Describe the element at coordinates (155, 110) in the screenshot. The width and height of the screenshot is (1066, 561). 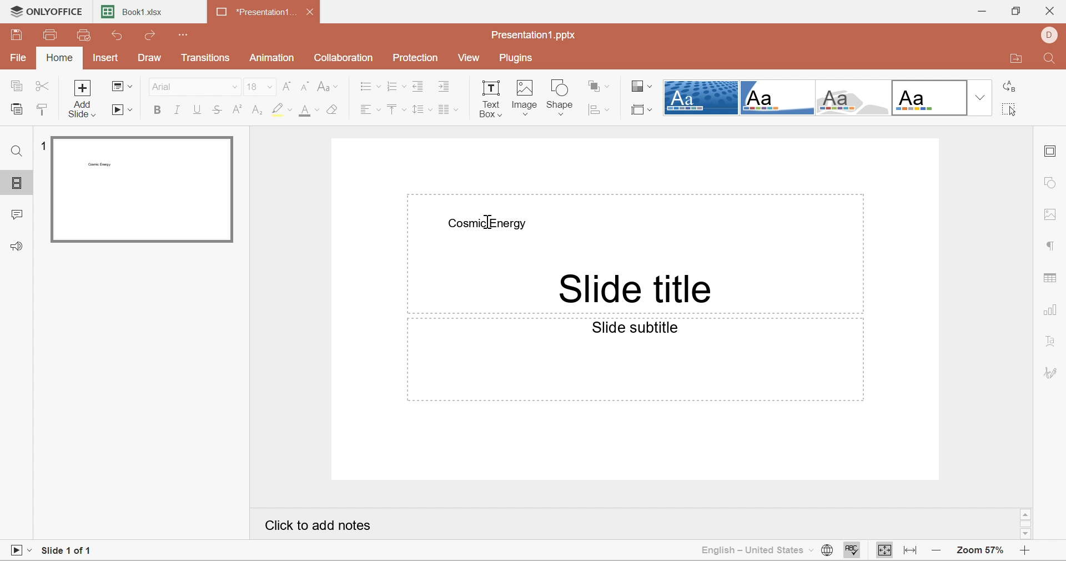
I see `Bold` at that location.